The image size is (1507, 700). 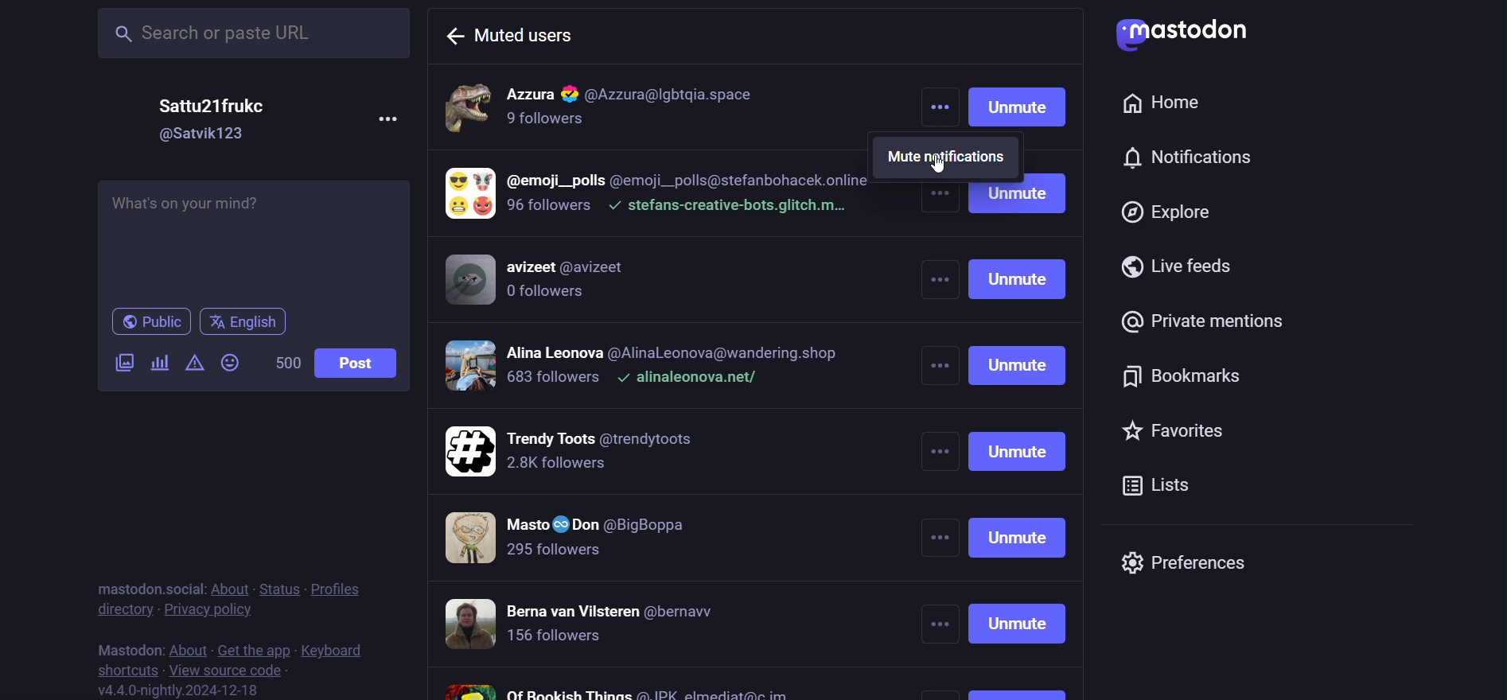 I want to click on more, so click(x=939, y=100).